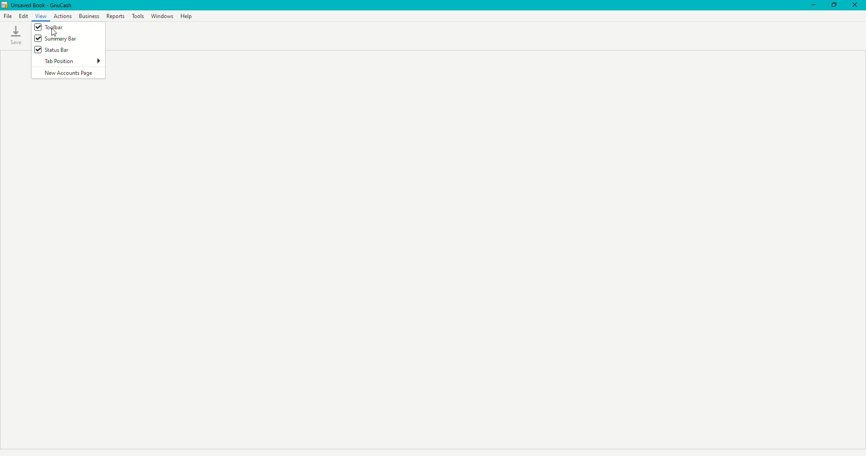 The height and width of the screenshot is (456, 866). I want to click on New Accounts Page, so click(69, 73).